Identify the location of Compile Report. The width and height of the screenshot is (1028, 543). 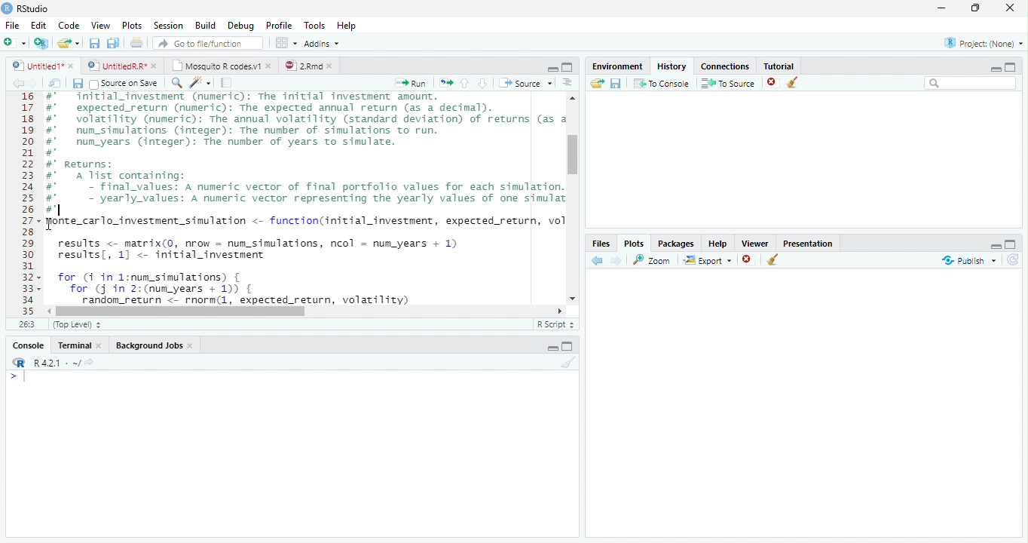
(228, 83).